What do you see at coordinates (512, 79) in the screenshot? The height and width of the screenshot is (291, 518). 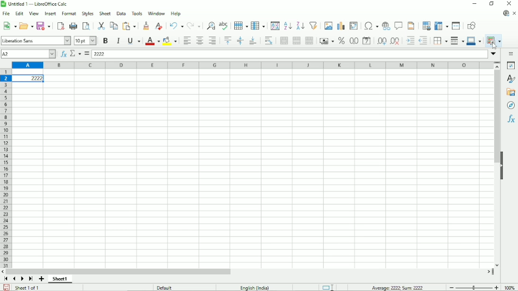 I see `Styles` at bounding box center [512, 79].